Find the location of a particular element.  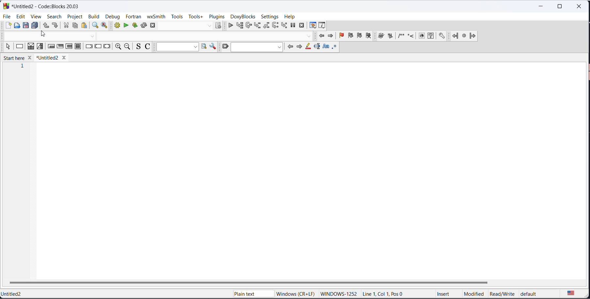

decision is located at coordinates (30, 46).